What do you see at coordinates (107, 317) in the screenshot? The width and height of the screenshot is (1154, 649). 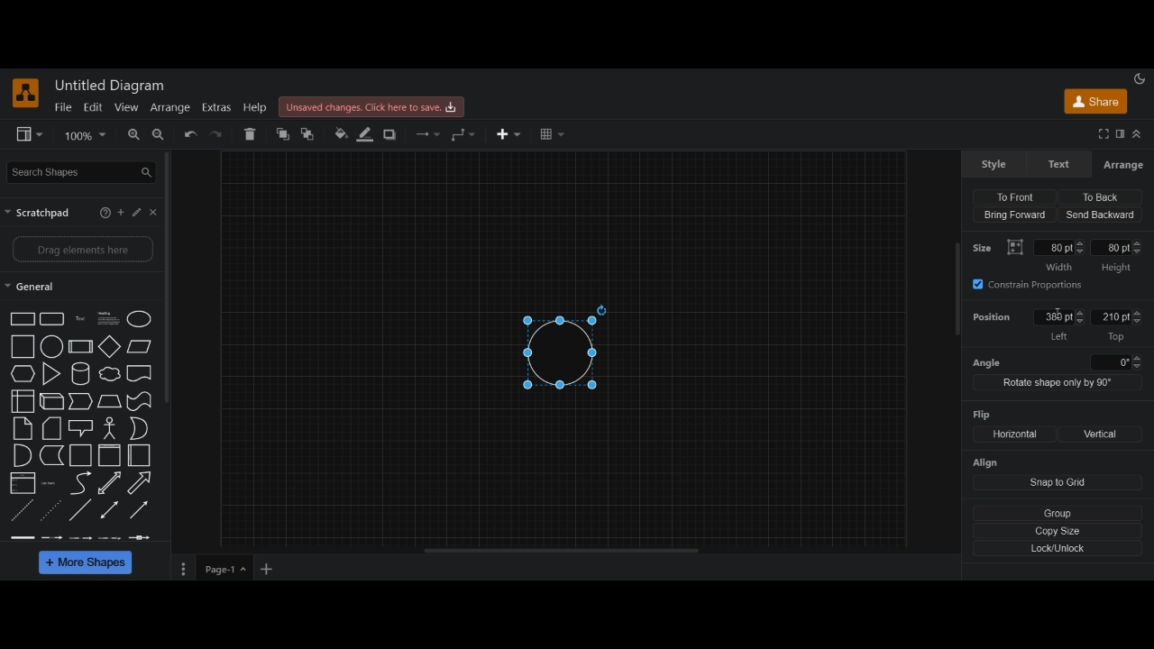 I see `Para` at bounding box center [107, 317].